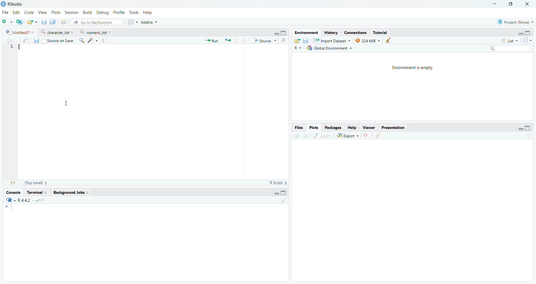  I want to click on Line numbers, so click(12, 48).